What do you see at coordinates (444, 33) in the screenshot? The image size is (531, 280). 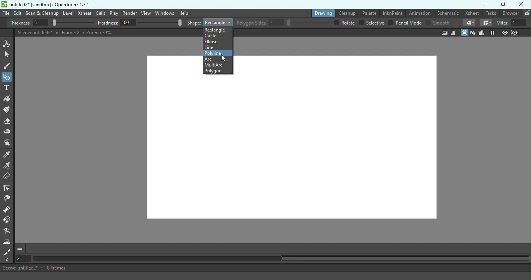 I see `Safe area` at bounding box center [444, 33].